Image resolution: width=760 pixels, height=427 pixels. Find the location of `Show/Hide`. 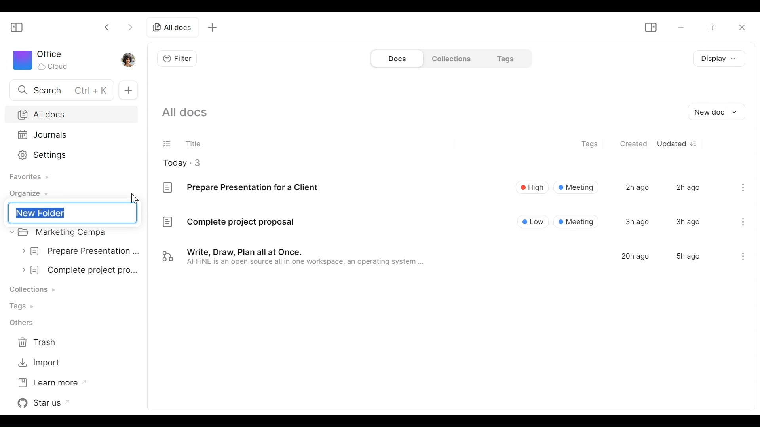

Show/Hide is located at coordinates (650, 28).